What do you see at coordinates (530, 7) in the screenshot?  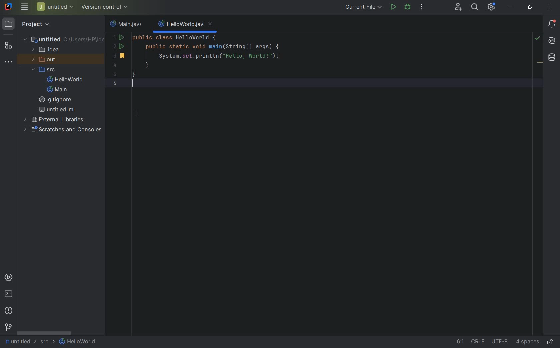 I see `restore down` at bounding box center [530, 7].